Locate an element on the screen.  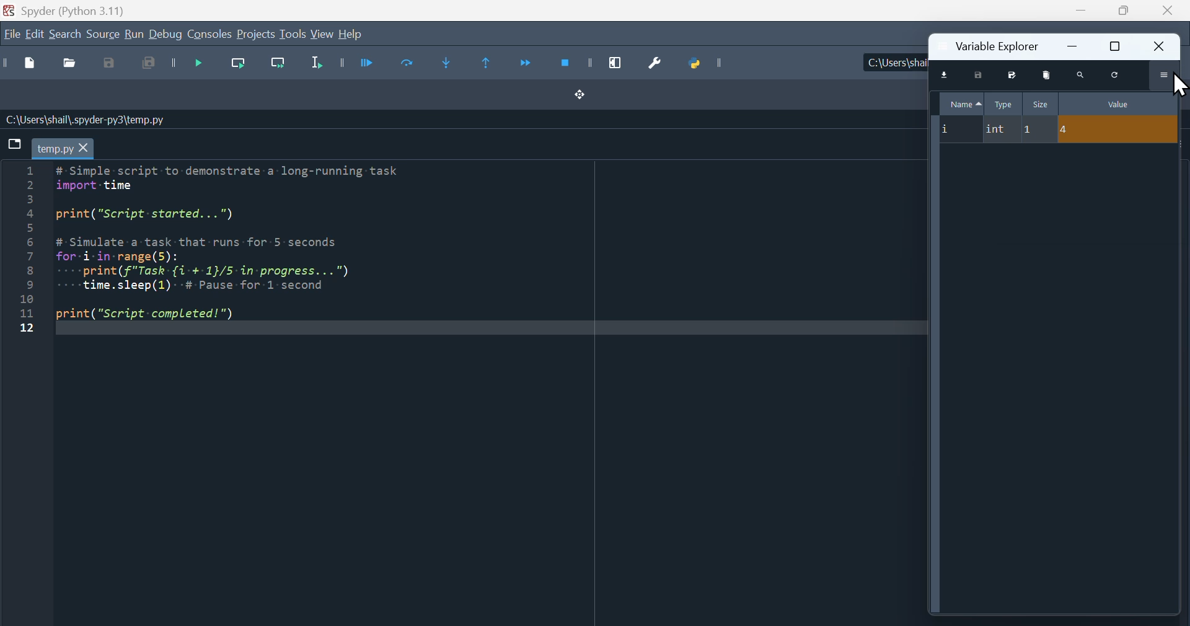
size is located at coordinates (1041, 103).